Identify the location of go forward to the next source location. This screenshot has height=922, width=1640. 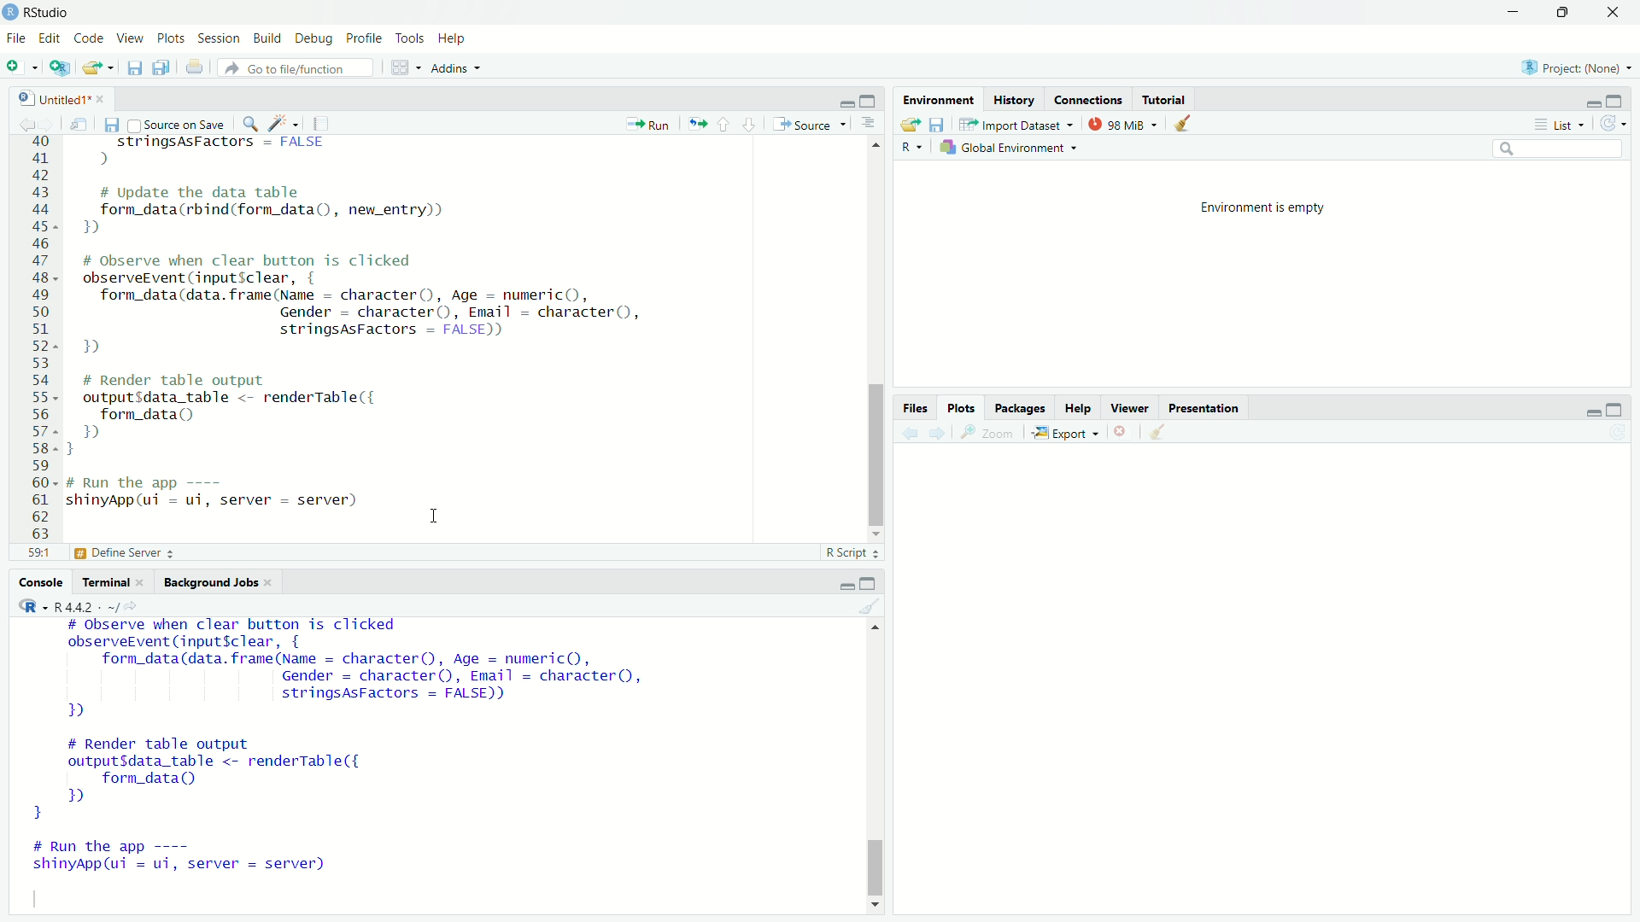
(50, 122).